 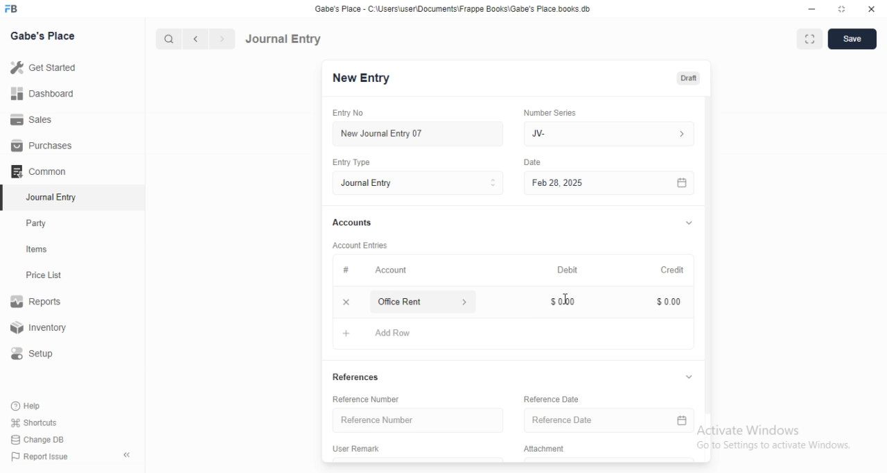 What do you see at coordinates (381, 134) in the screenshot?
I see `New Journal Entry 07` at bounding box center [381, 134].